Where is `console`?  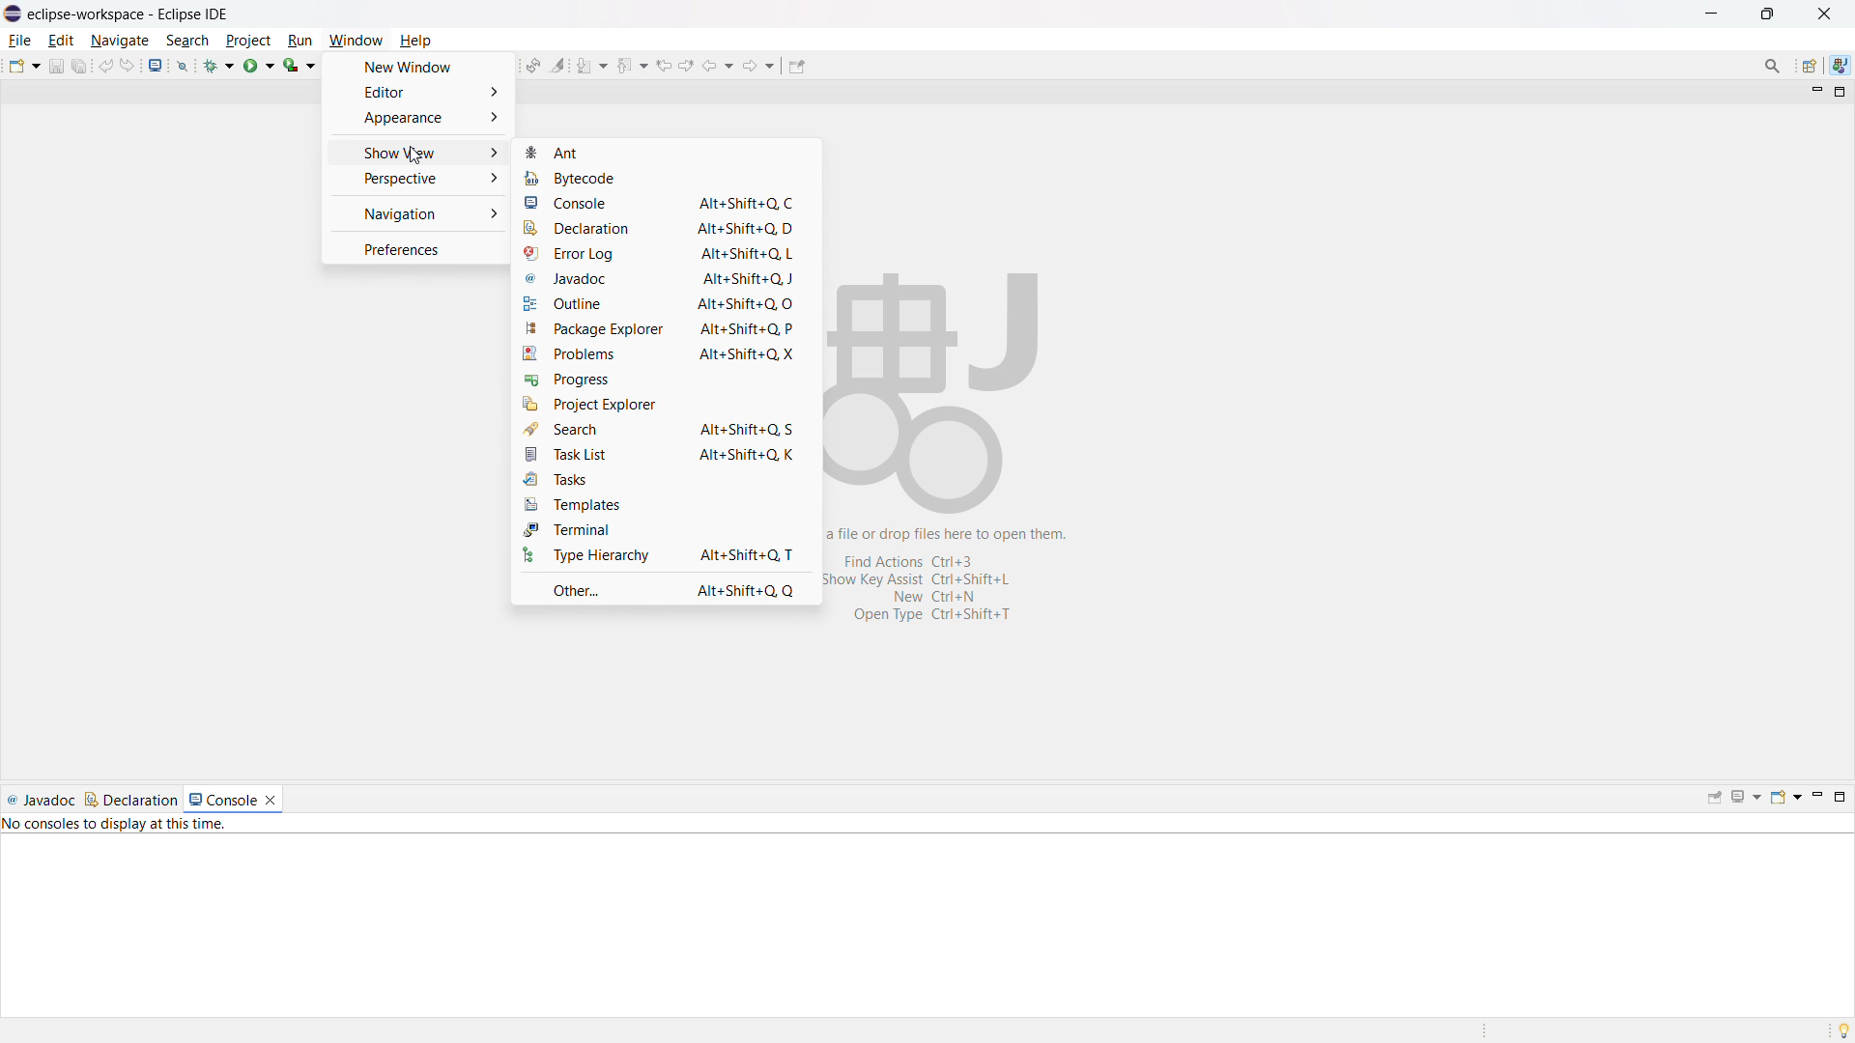 console is located at coordinates (665, 203).